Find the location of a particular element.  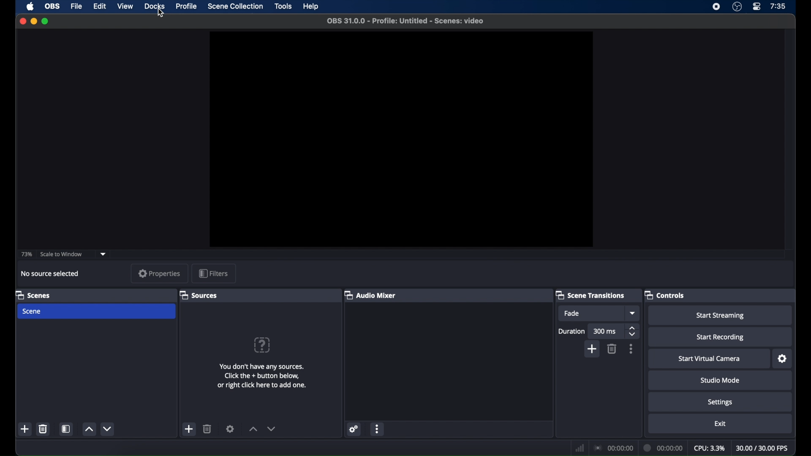

stepper buttons is located at coordinates (632, 331).